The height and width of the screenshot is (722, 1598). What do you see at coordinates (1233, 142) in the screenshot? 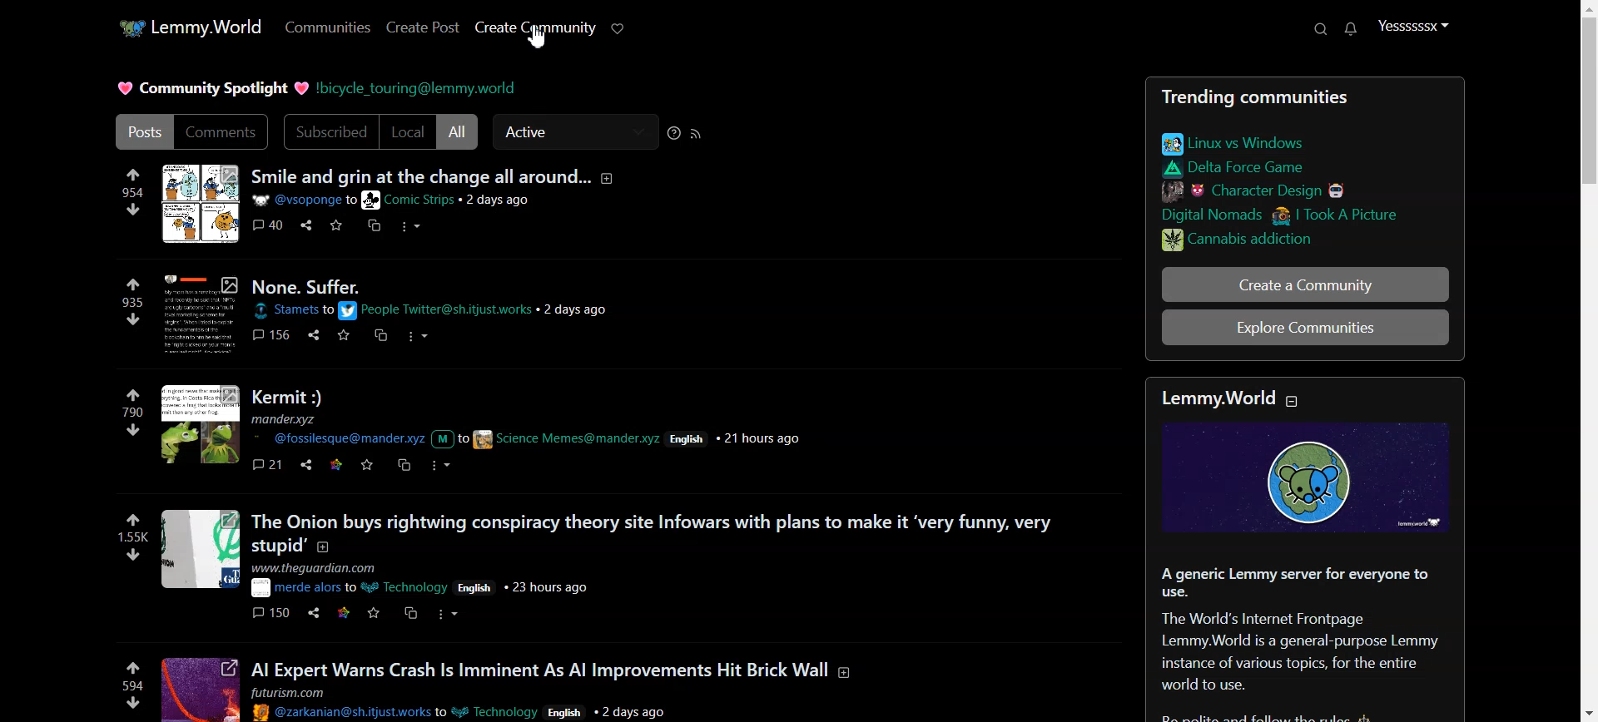
I see `link` at bounding box center [1233, 142].